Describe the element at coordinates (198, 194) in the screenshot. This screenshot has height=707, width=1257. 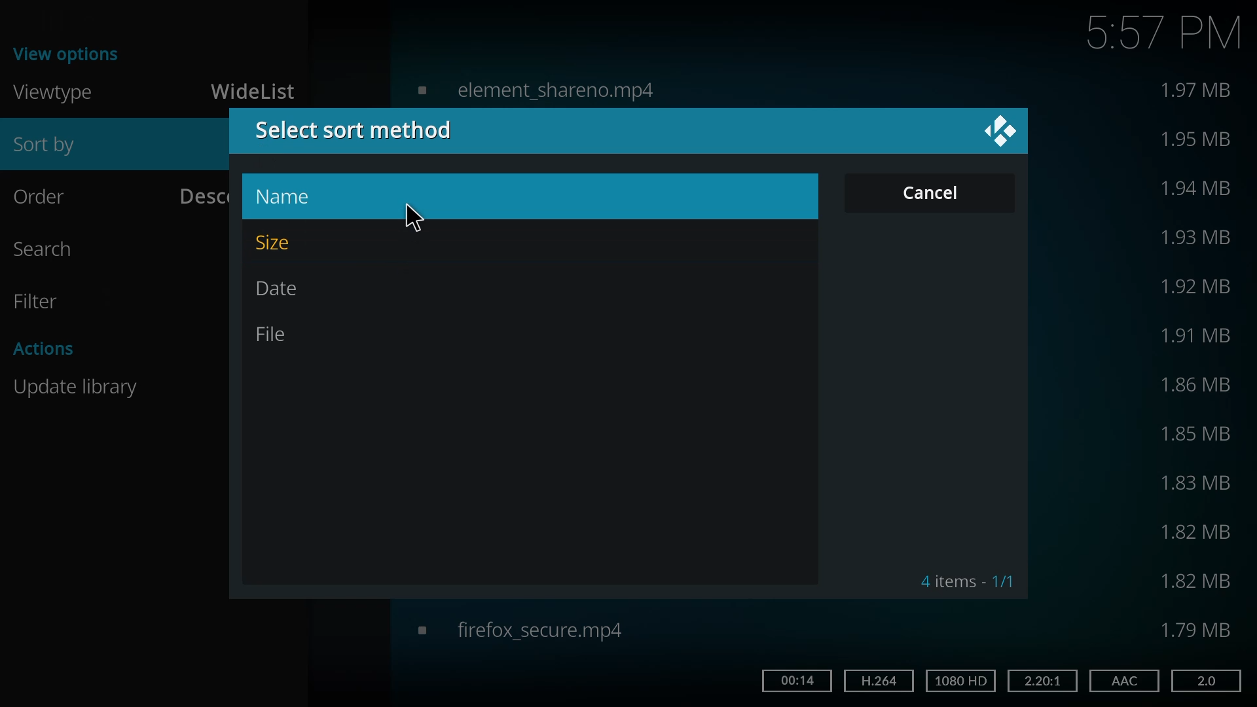
I see `desceding` at that location.